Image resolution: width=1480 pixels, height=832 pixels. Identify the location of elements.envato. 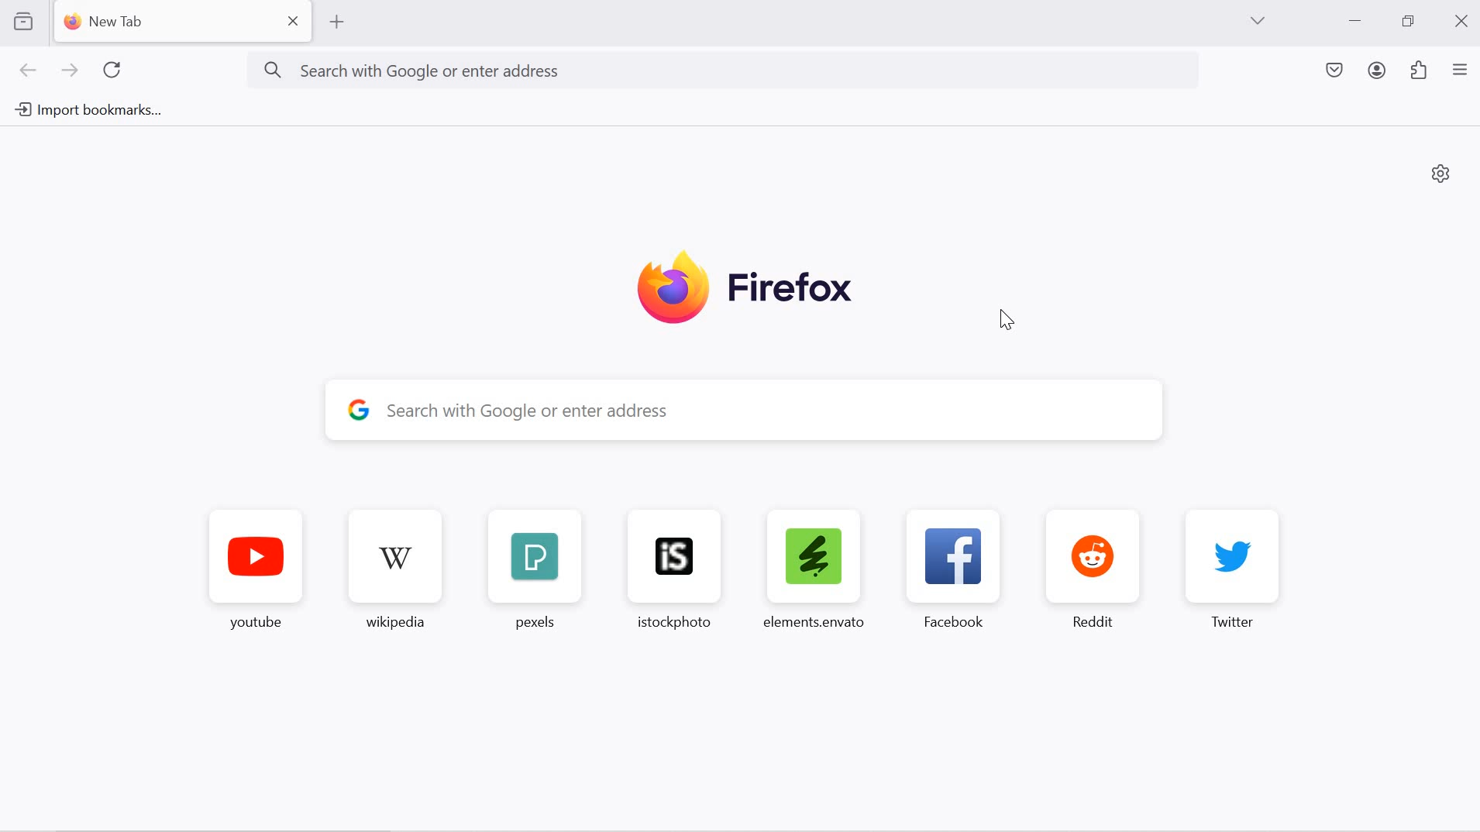
(817, 578).